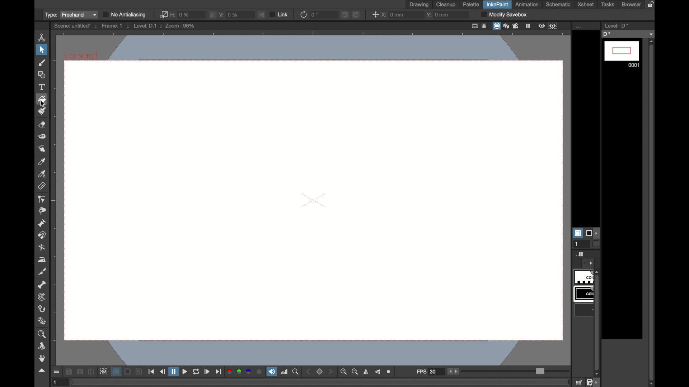  I want to click on last frame, so click(218, 372).